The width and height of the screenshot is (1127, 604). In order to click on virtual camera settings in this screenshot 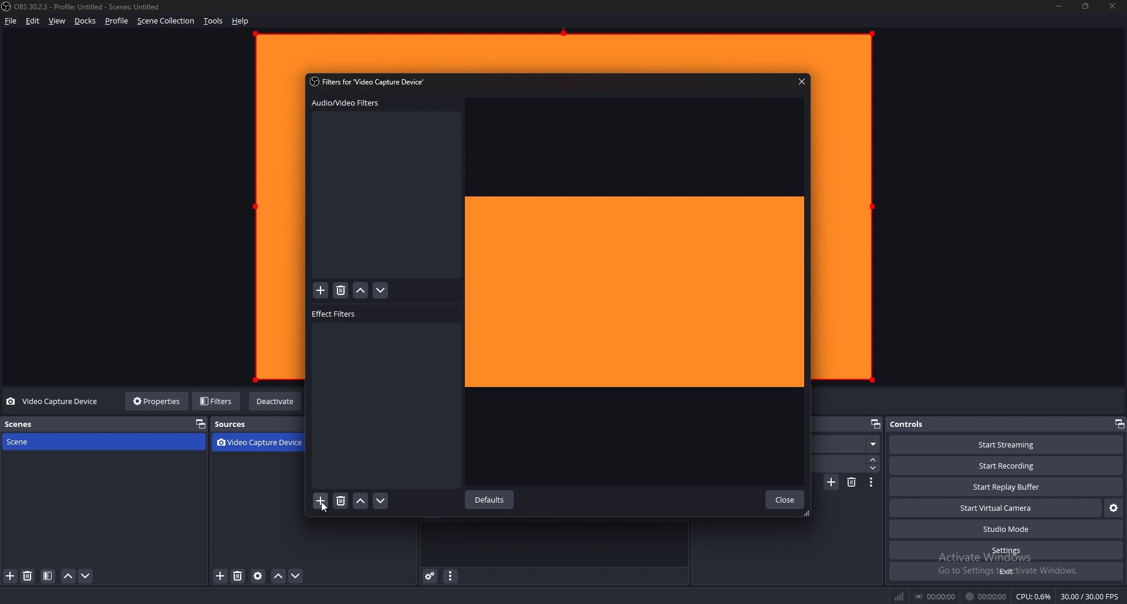, I will do `click(1114, 508)`.